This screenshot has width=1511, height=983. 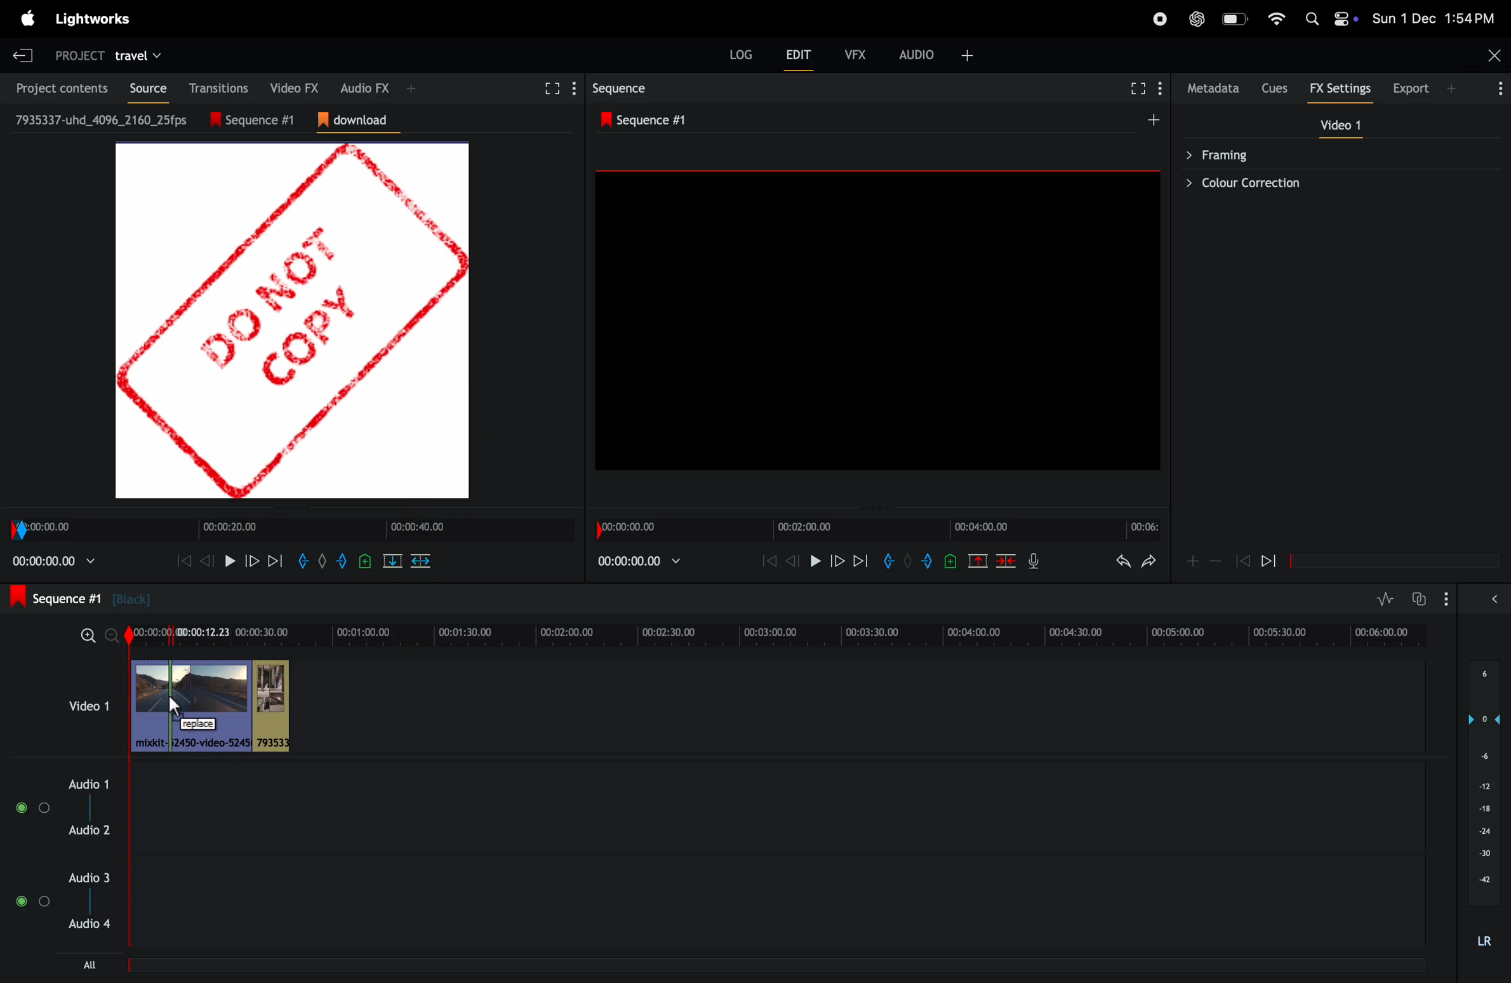 I want to click on Previous frame, so click(x=184, y=561).